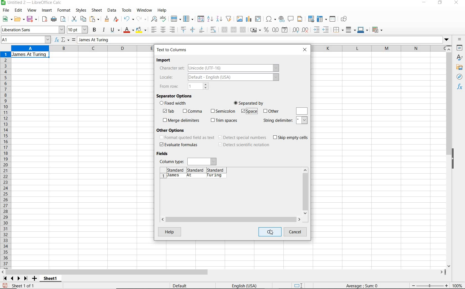  What do you see at coordinates (193, 30) in the screenshot?
I see `center vertically` at bounding box center [193, 30].